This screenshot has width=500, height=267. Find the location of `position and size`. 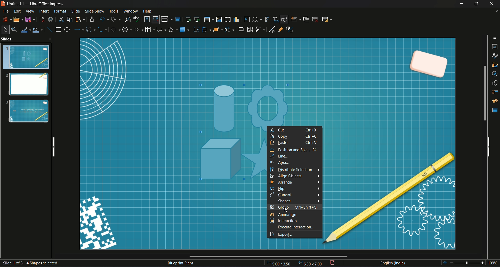

position and size is located at coordinates (294, 149).